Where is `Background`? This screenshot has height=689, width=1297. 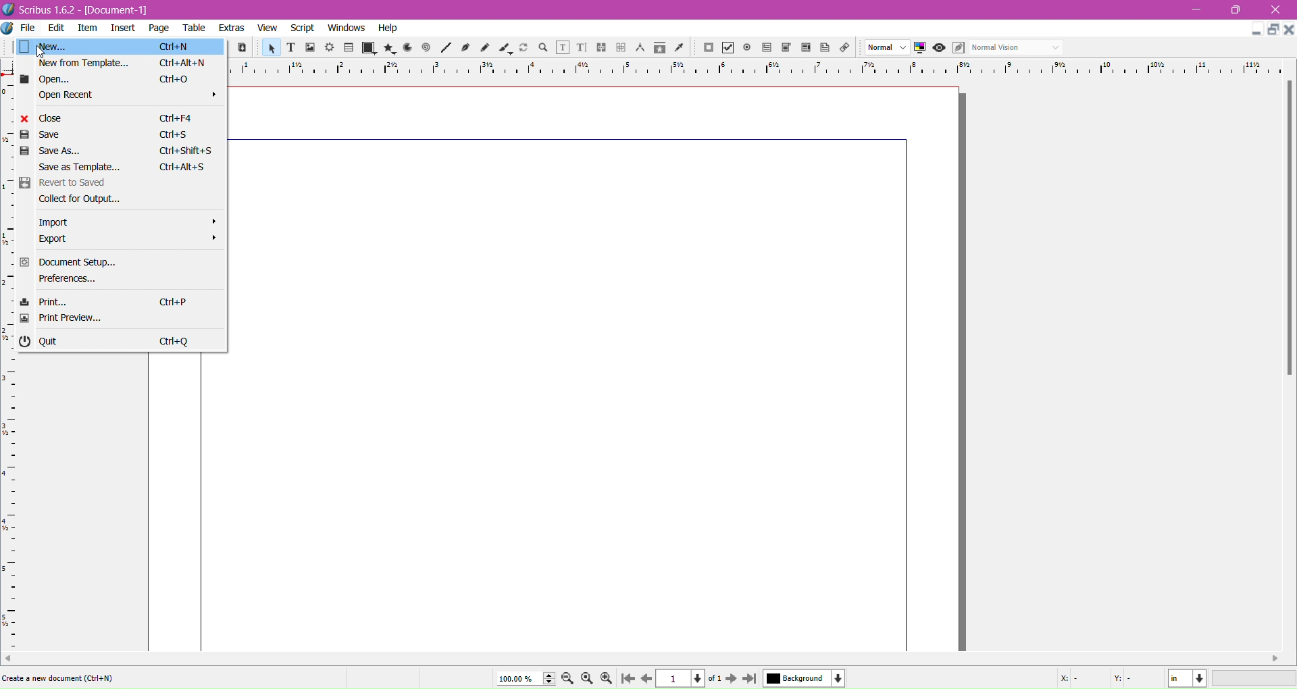
Background is located at coordinates (809, 679).